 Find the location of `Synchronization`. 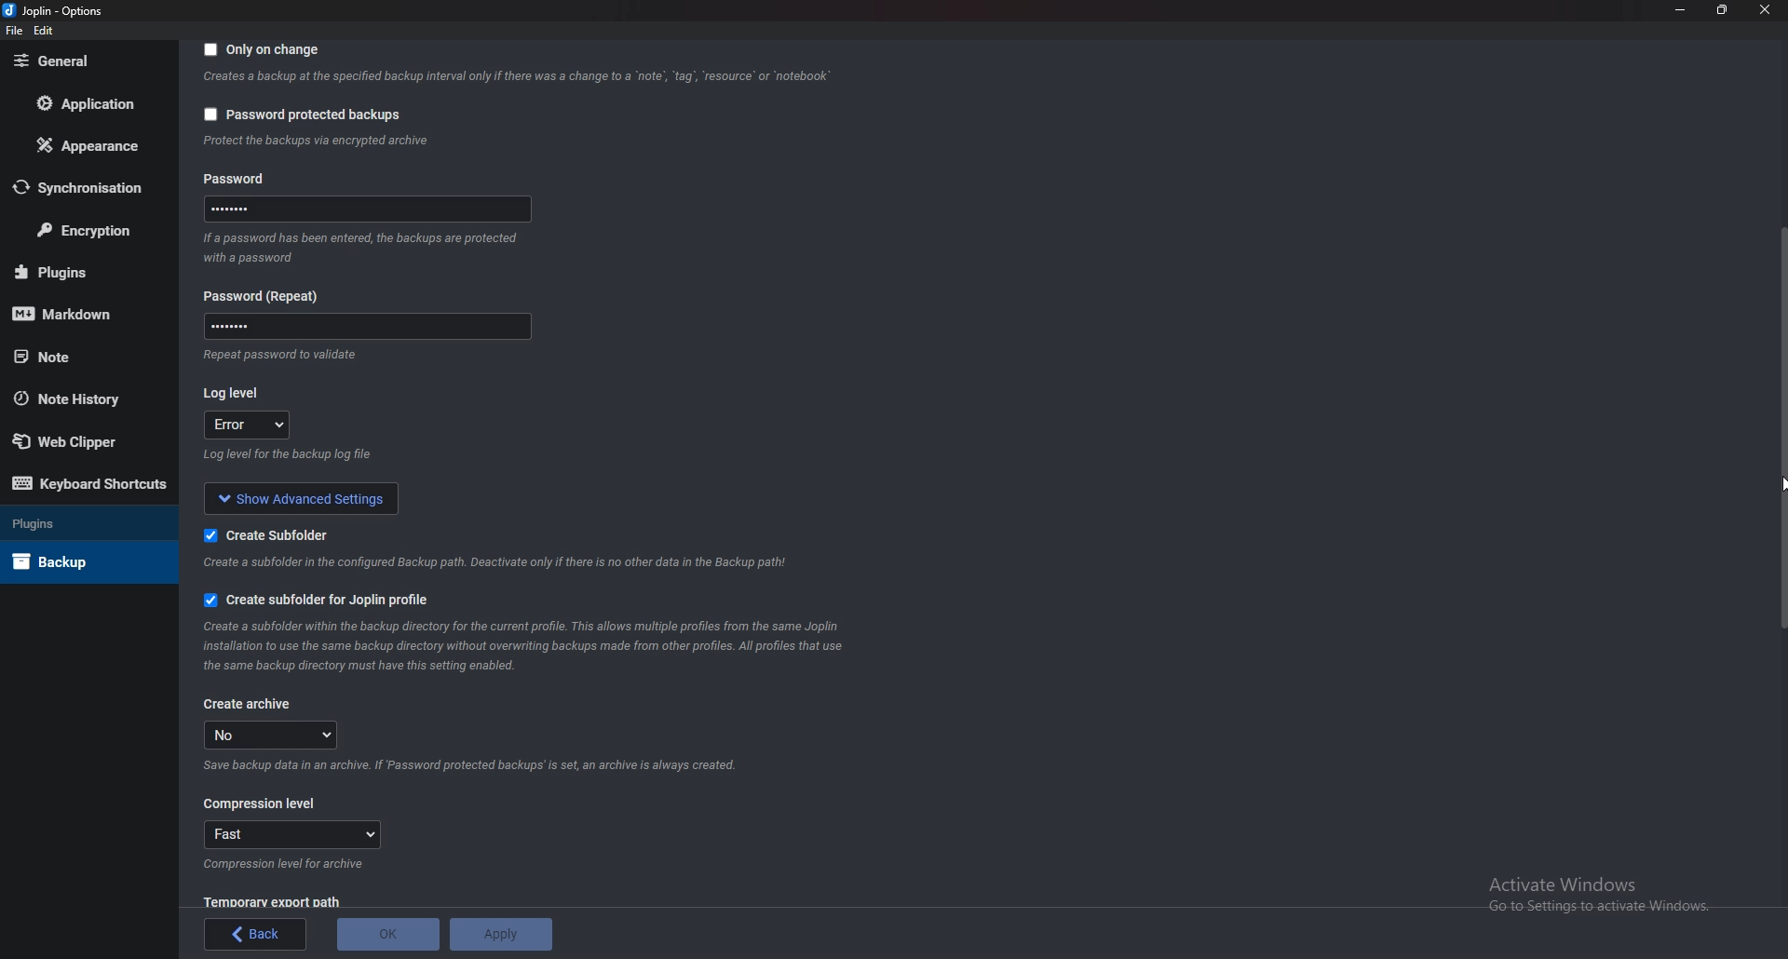

Synchronization is located at coordinates (84, 186).